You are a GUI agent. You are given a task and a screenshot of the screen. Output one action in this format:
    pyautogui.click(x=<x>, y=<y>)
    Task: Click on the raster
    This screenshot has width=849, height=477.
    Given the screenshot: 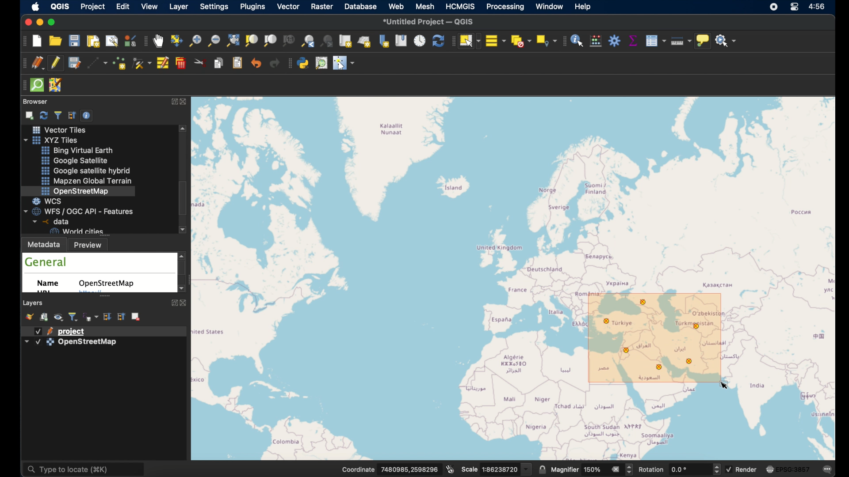 What is the action you would take?
    pyautogui.click(x=322, y=6)
    